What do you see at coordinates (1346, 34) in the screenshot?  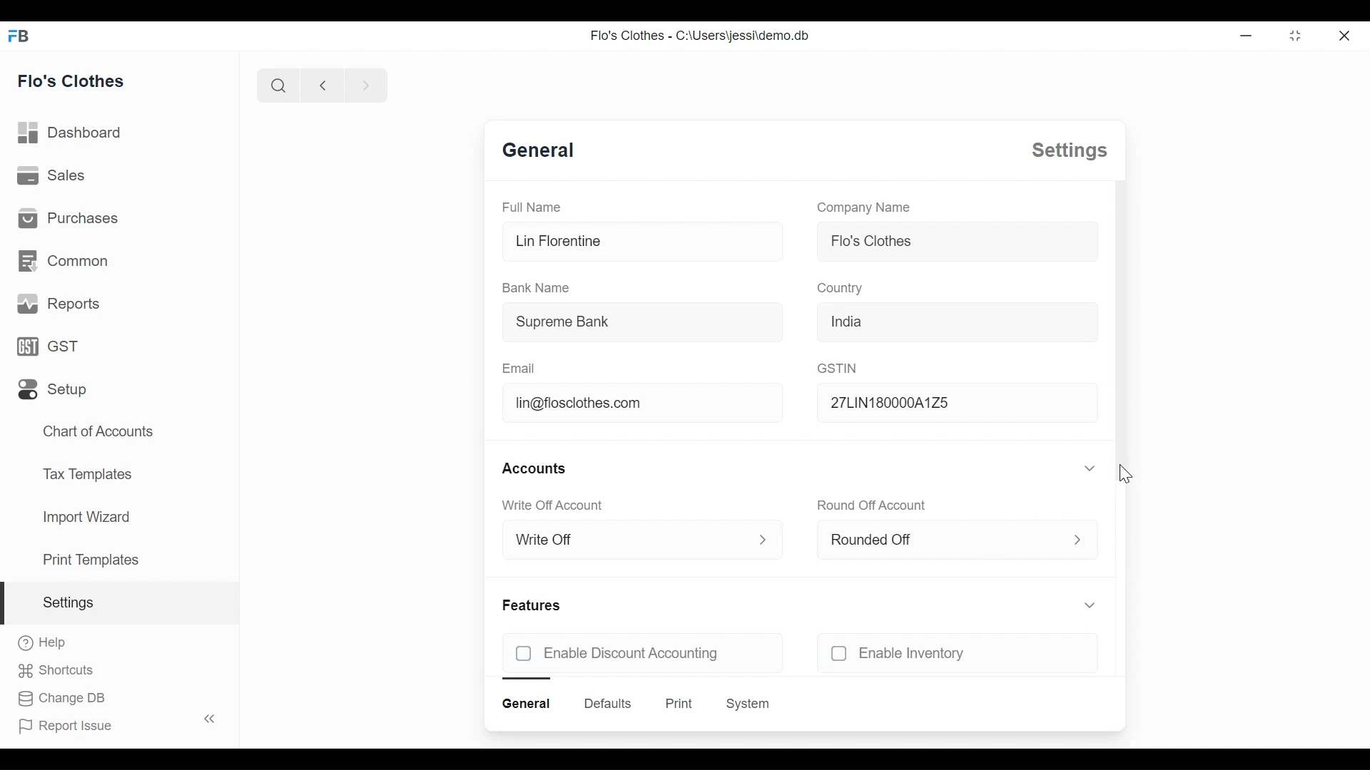 I see `Close` at bounding box center [1346, 34].